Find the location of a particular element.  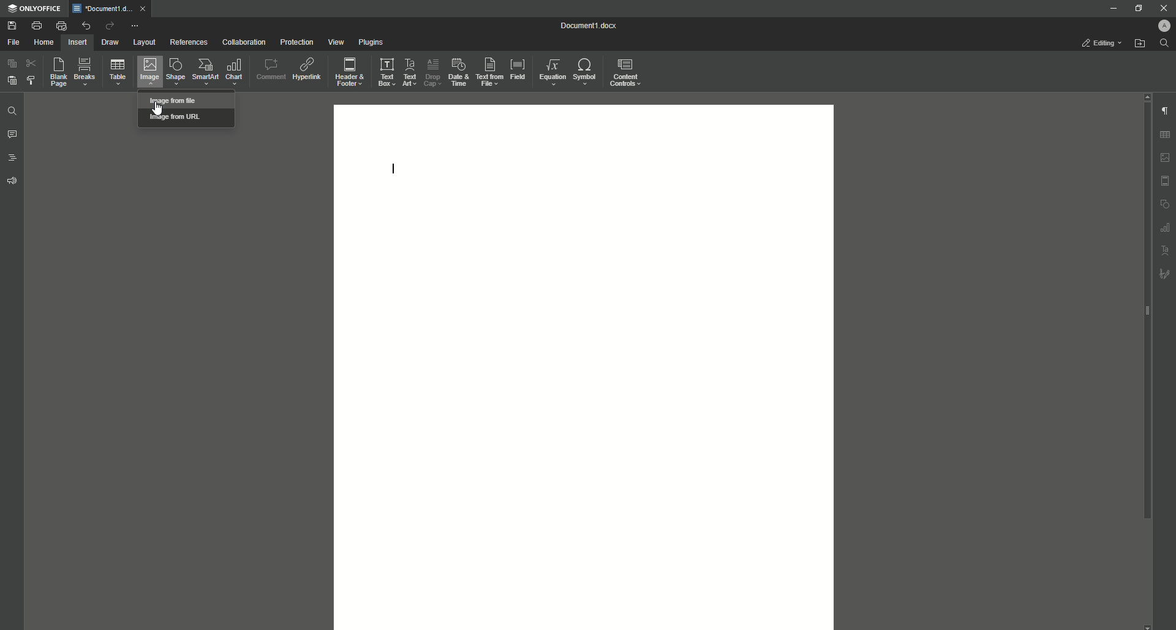

Shape is located at coordinates (176, 71).